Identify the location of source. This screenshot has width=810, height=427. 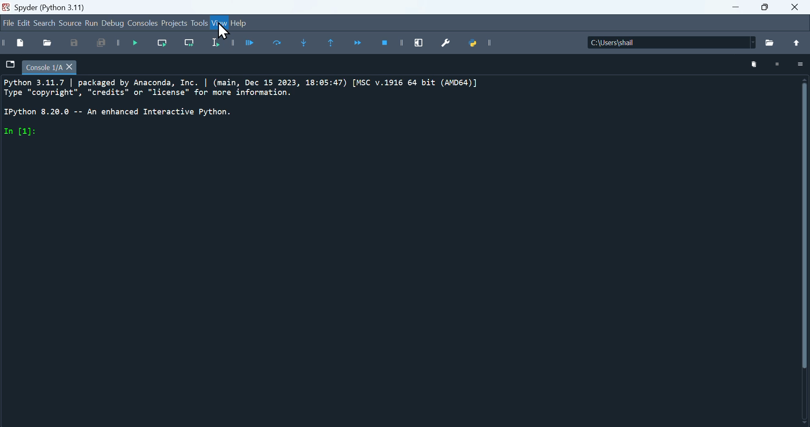
(68, 24).